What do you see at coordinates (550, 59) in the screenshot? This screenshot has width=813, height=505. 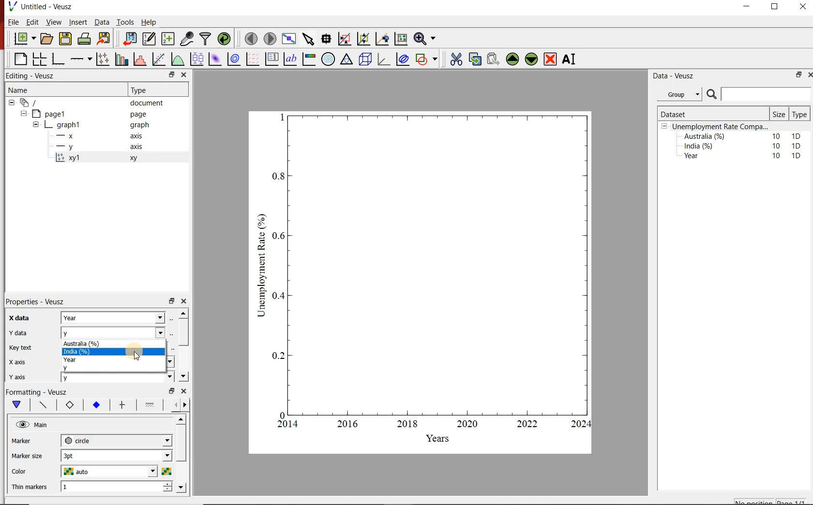 I see `remove the widgets` at bounding box center [550, 59].